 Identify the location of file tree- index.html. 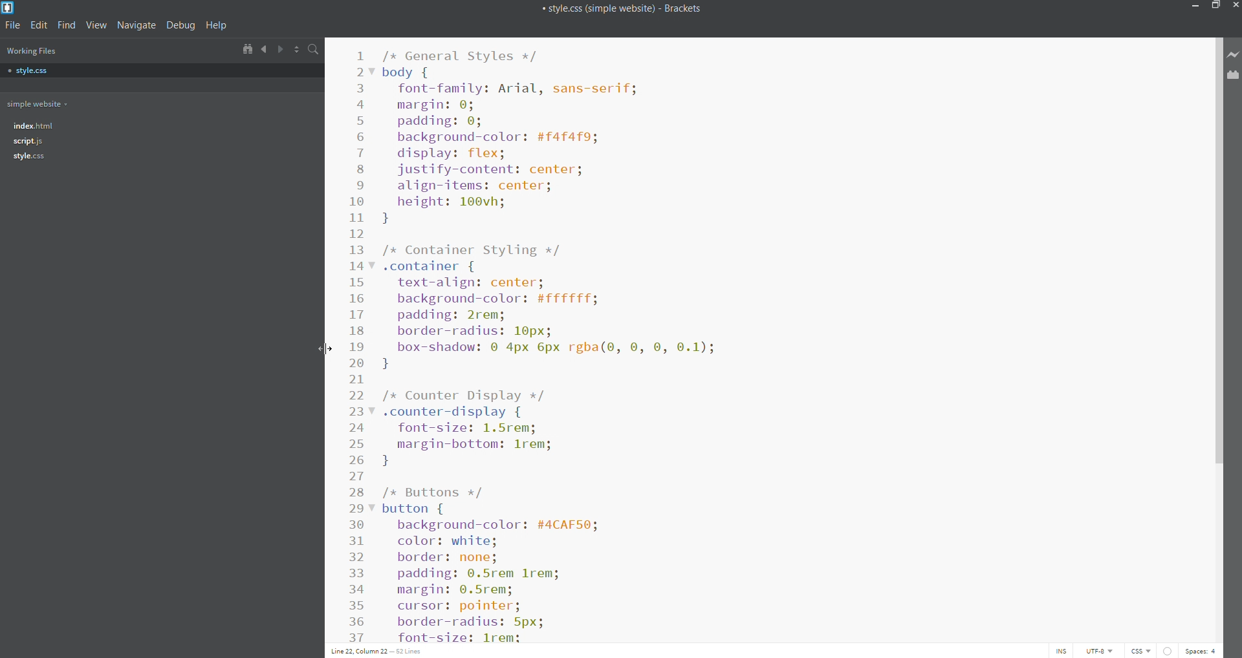
(35, 124).